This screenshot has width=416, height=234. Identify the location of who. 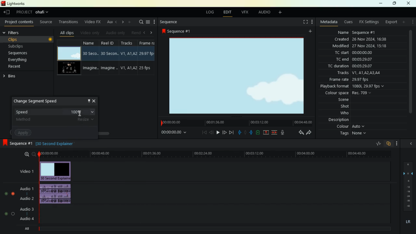
(341, 113).